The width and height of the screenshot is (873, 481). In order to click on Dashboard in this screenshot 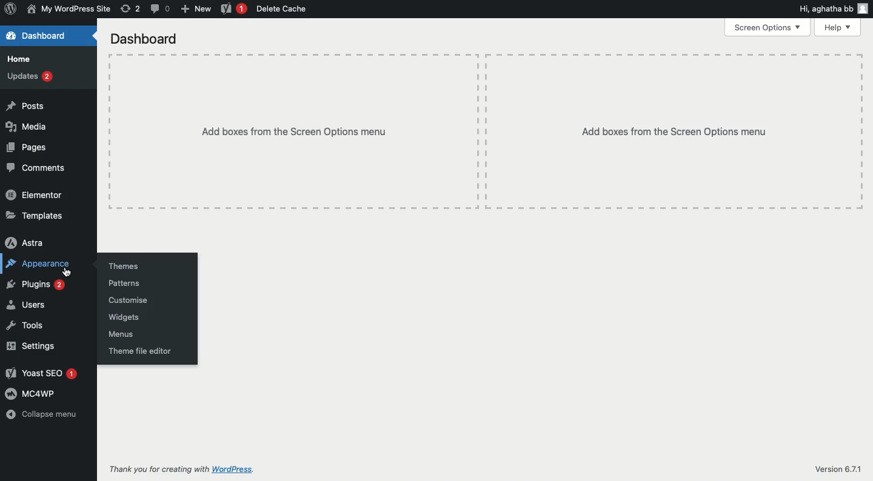, I will do `click(41, 36)`.